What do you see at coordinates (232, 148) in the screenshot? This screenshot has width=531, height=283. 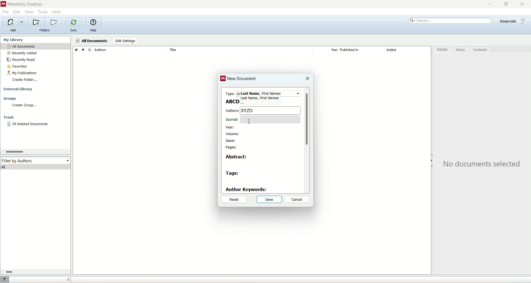 I see `pages` at bounding box center [232, 148].